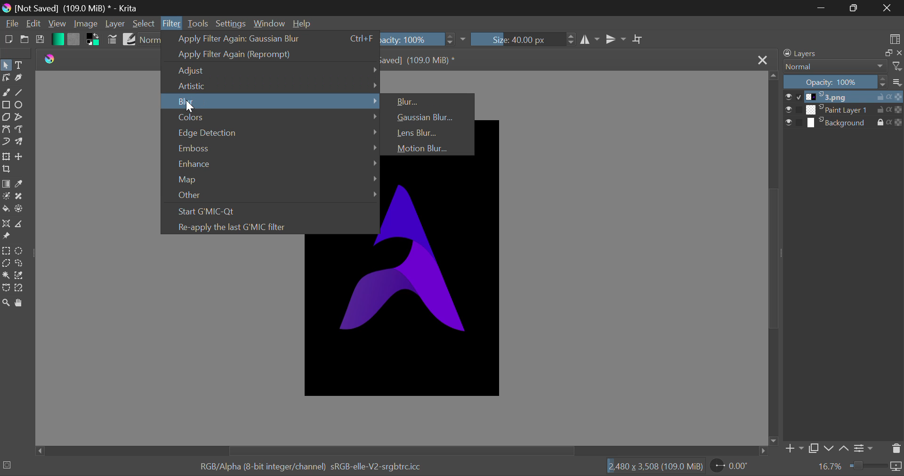 Image resolution: width=904 pixels, height=476 pixels. Describe the element at coordinates (876, 467) in the screenshot. I see `zoom slider` at that location.